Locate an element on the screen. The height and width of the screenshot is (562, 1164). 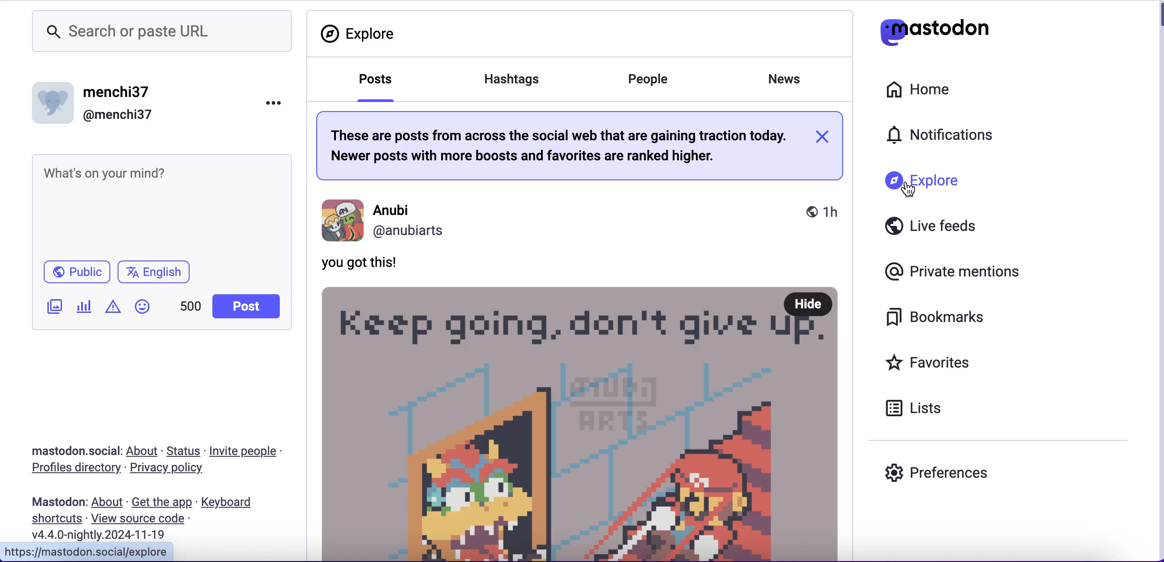
post what's on your mind is located at coordinates (161, 202).